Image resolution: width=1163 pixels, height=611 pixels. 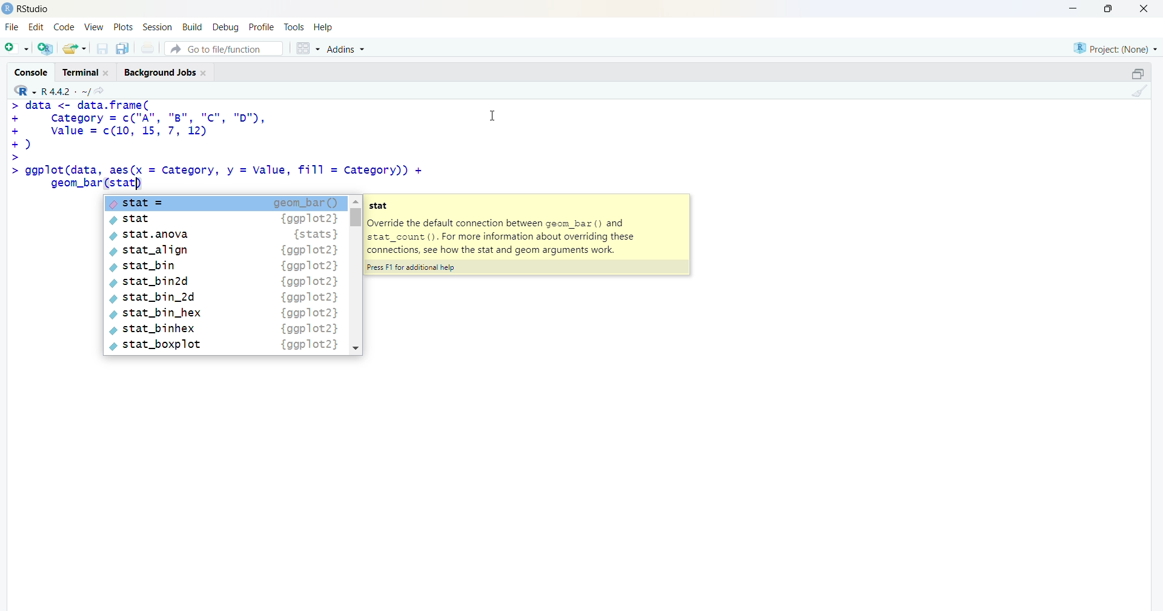 I want to click on logo, so click(x=8, y=8).